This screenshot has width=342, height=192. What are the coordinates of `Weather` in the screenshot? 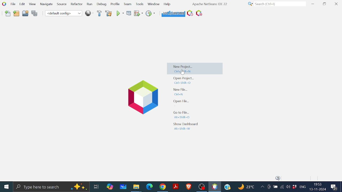 It's located at (247, 187).